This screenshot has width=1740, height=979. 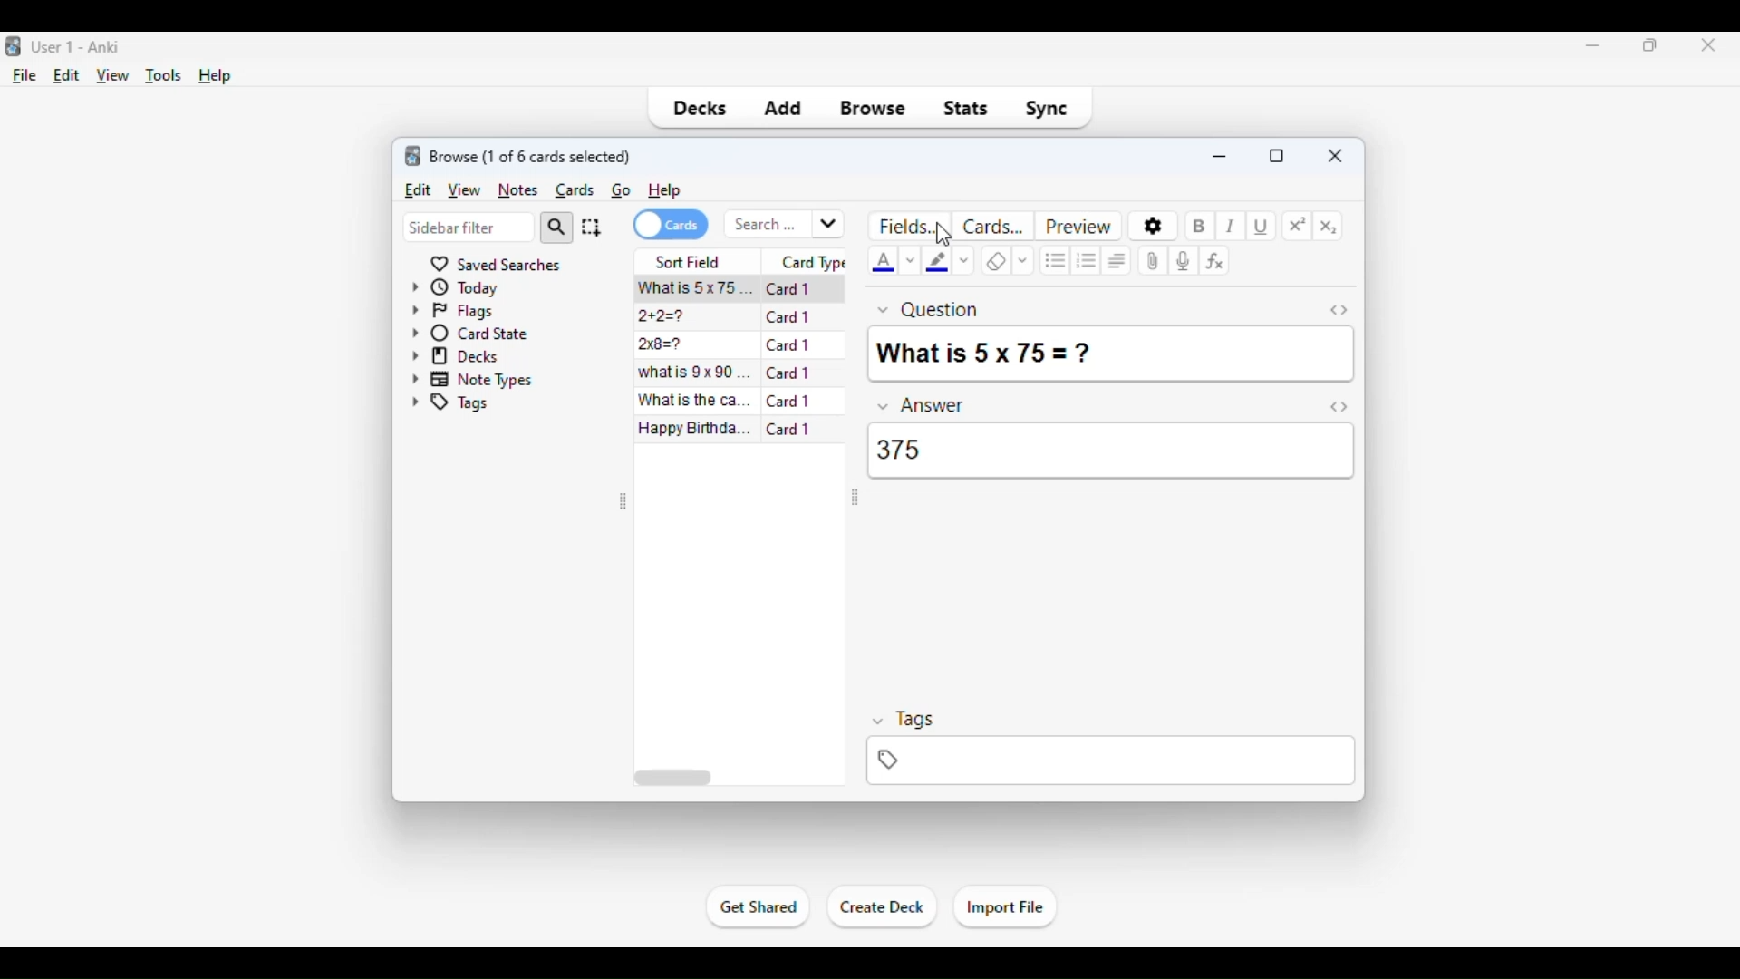 I want to click on card 1, so click(x=788, y=373).